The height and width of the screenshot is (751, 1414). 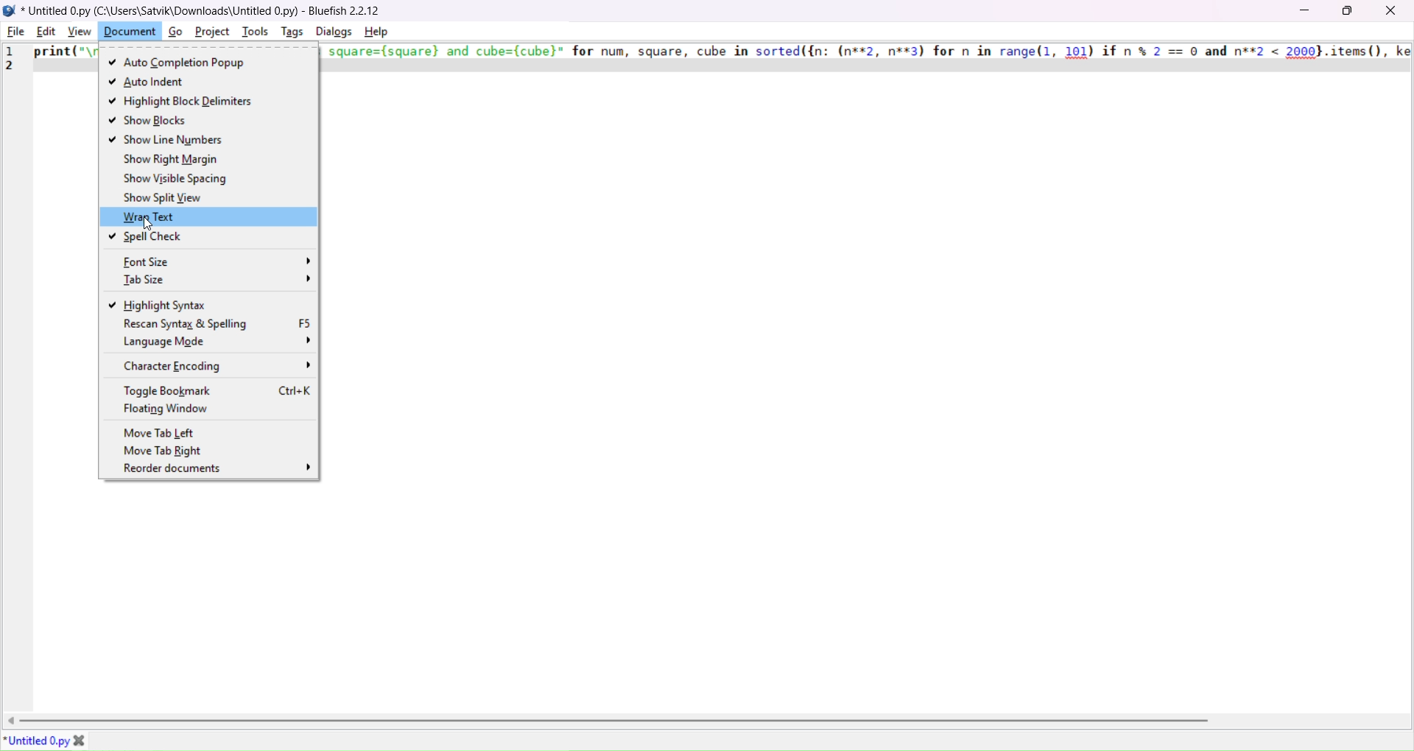 What do you see at coordinates (290, 32) in the screenshot?
I see `tags` at bounding box center [290, 32].